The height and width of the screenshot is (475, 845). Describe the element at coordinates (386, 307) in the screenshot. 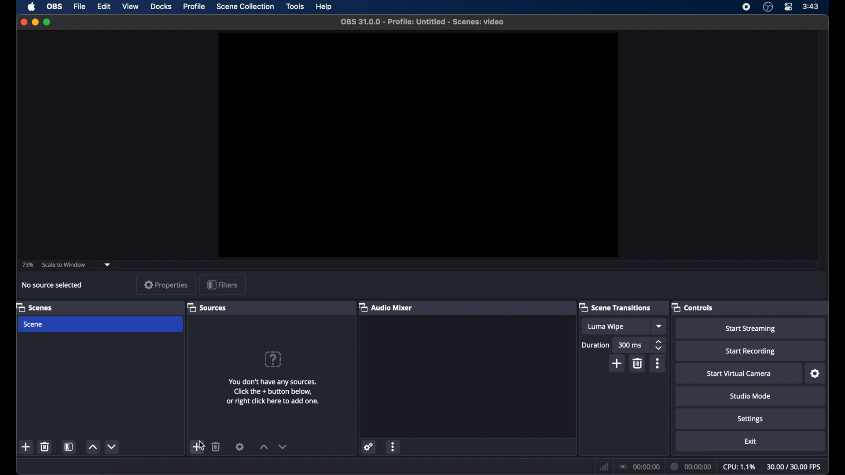

I see `audio mixer` at that location.